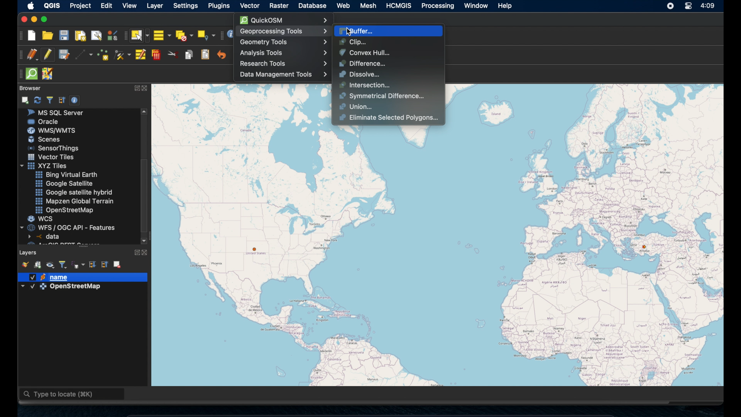  Describe the element at coordinates (18, 55) in the screenshot. I see `digitizing toolbar` at that location.